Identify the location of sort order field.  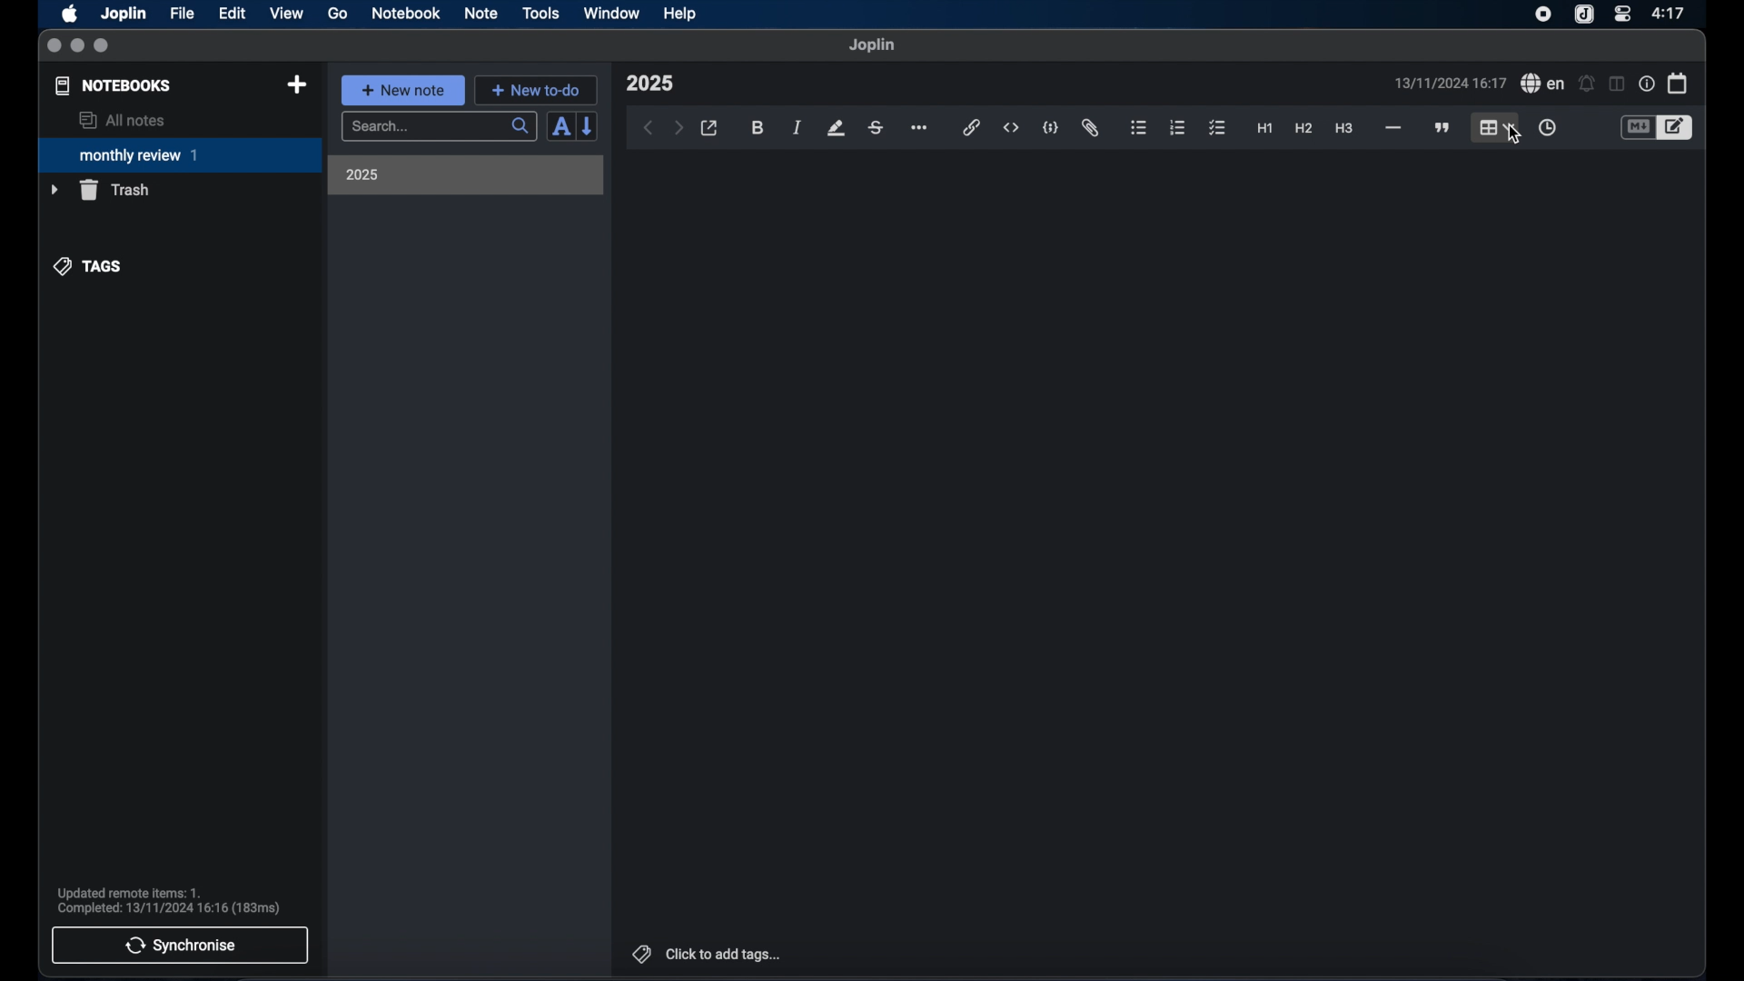
(560, 127).